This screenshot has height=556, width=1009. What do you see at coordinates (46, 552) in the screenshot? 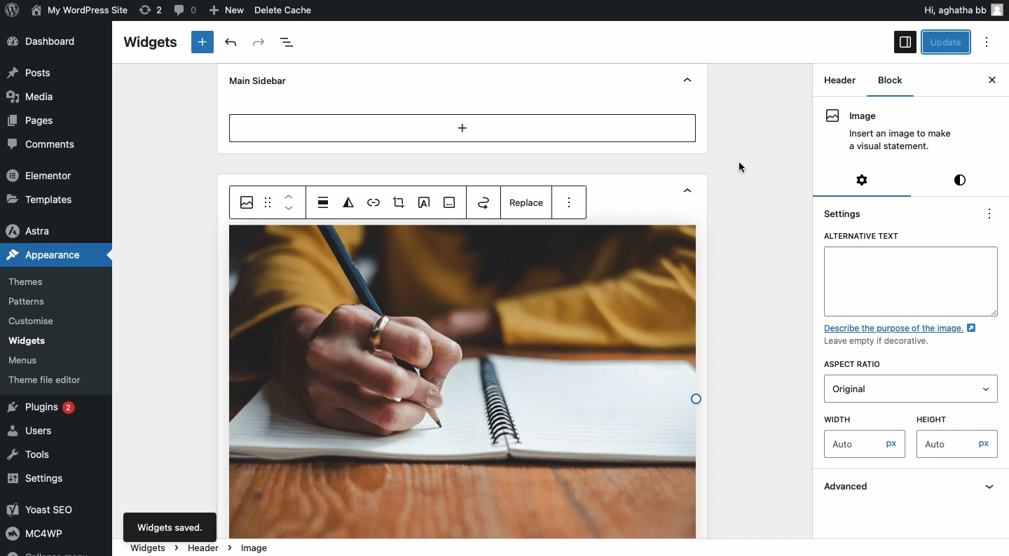
I see `Collapse menu` at bounding box center [46, 552].